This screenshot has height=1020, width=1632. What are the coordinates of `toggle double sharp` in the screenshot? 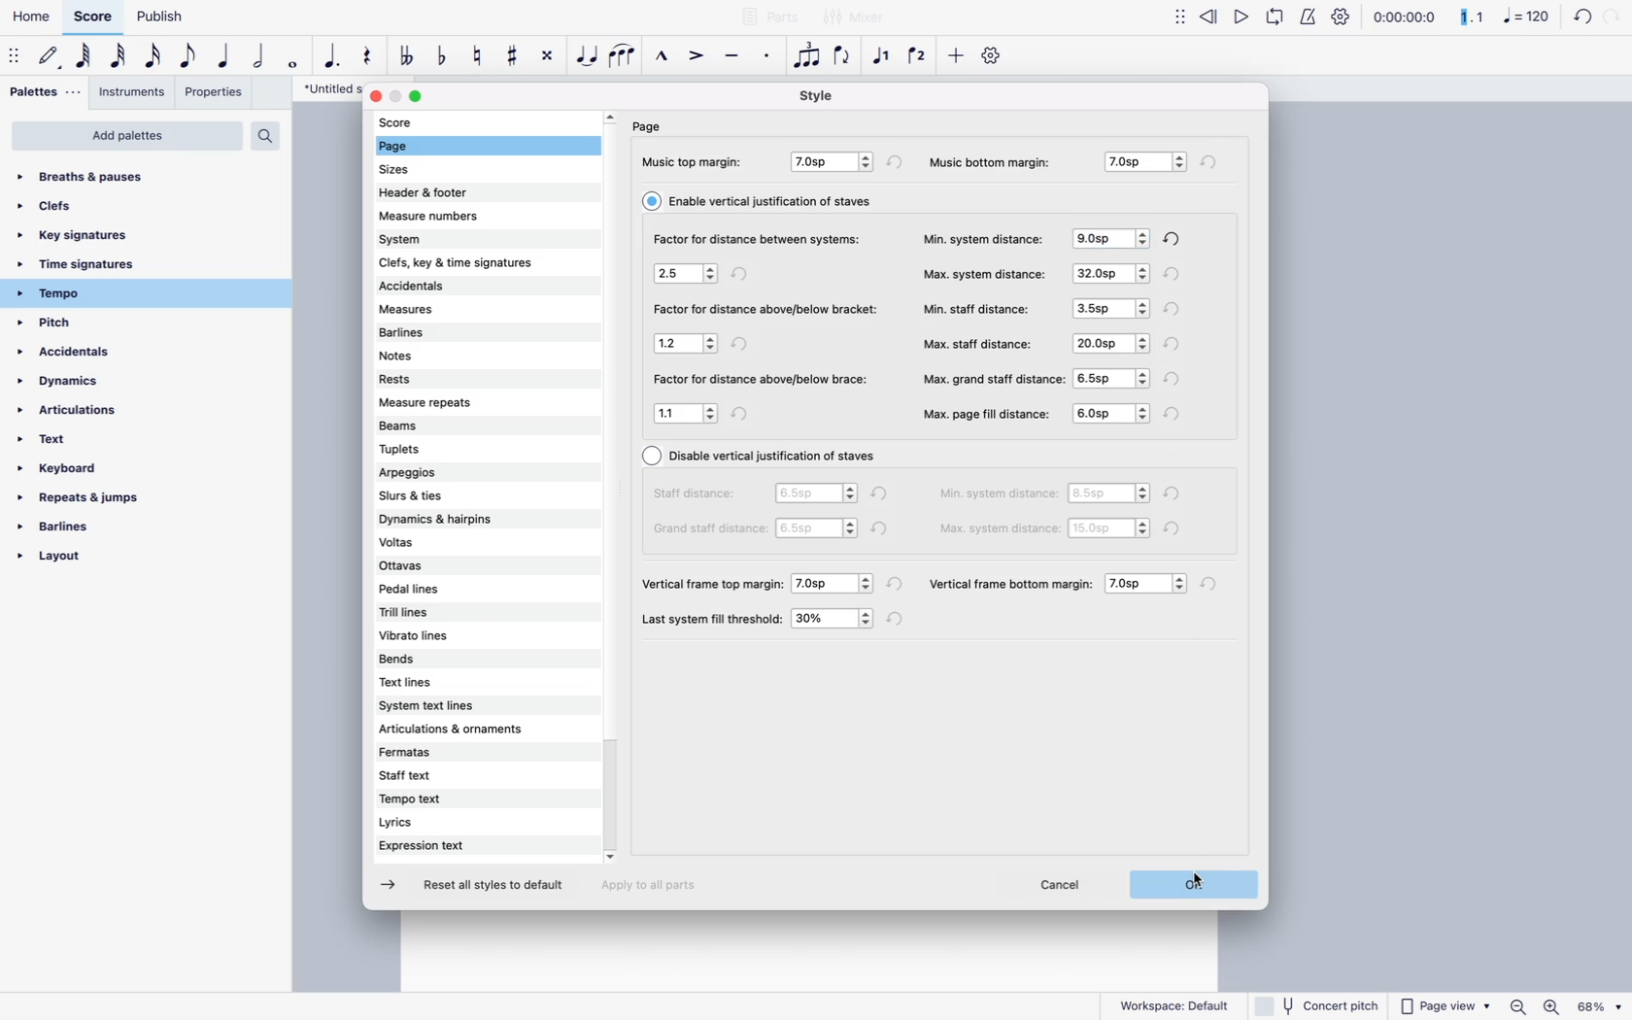 It's located at (550, 58).